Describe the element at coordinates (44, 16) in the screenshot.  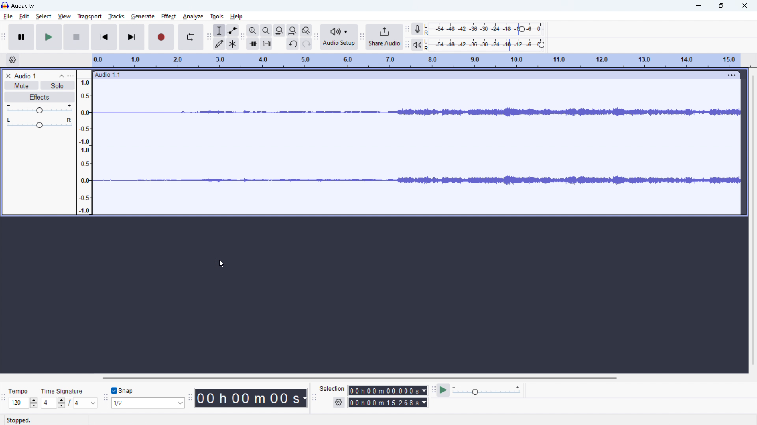
I see `select` at that location.